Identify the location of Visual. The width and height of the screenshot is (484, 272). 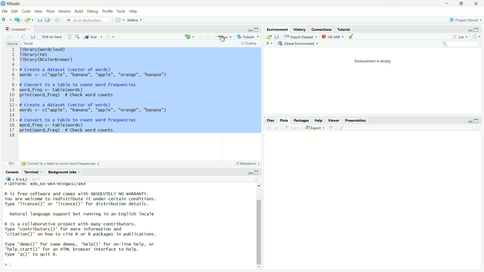
(30, 44).